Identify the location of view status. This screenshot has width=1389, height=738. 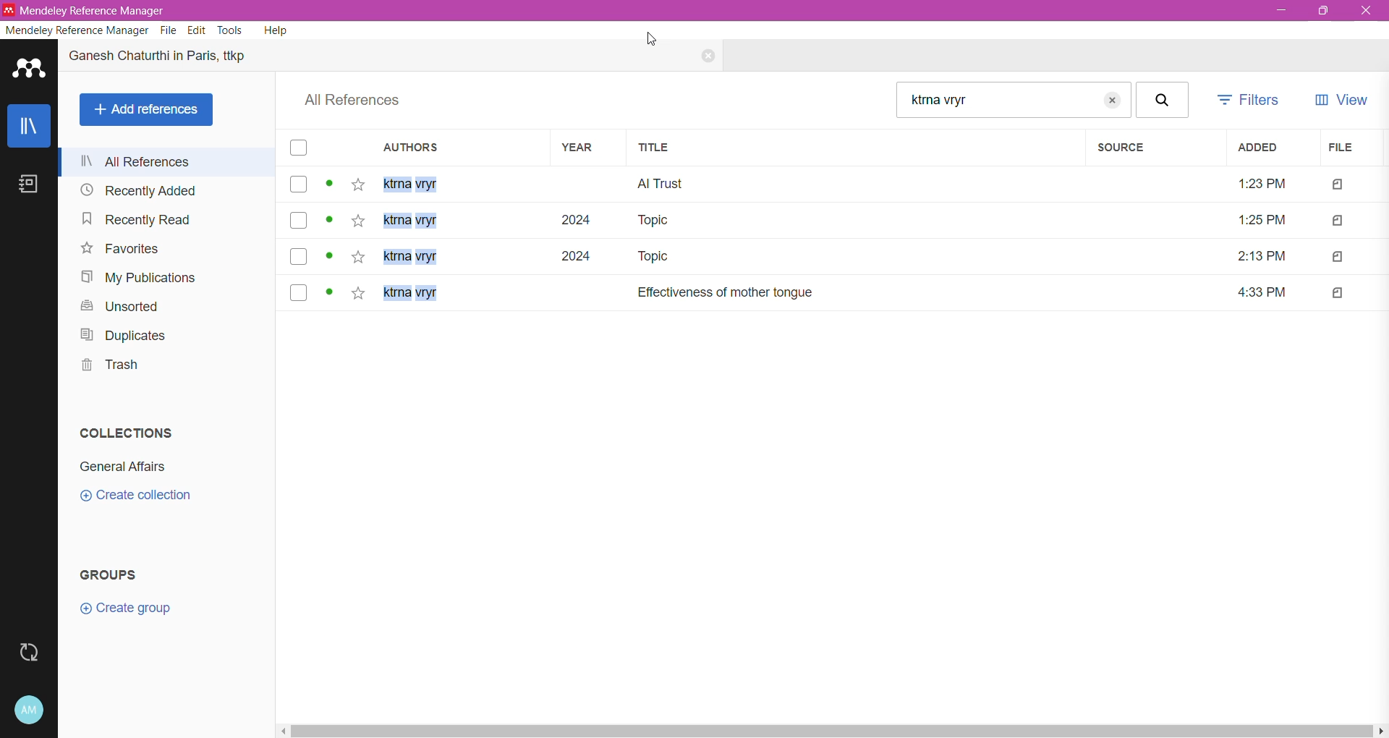
(330, 257).